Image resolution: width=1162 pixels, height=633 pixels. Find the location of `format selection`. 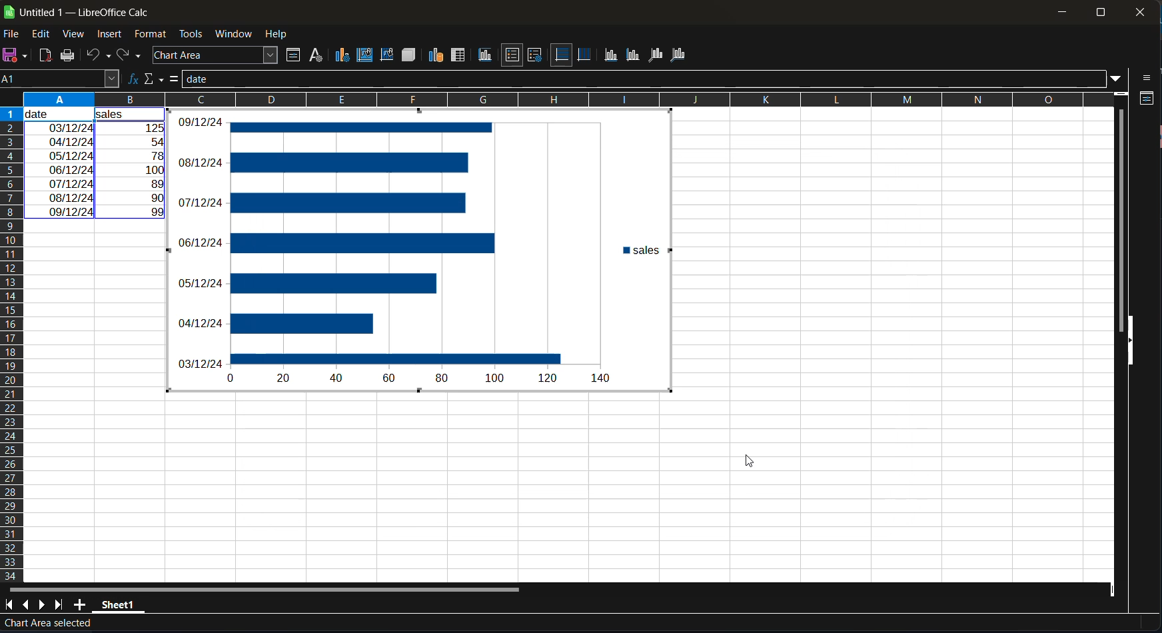

format selection is located at coordinates (291, 56).